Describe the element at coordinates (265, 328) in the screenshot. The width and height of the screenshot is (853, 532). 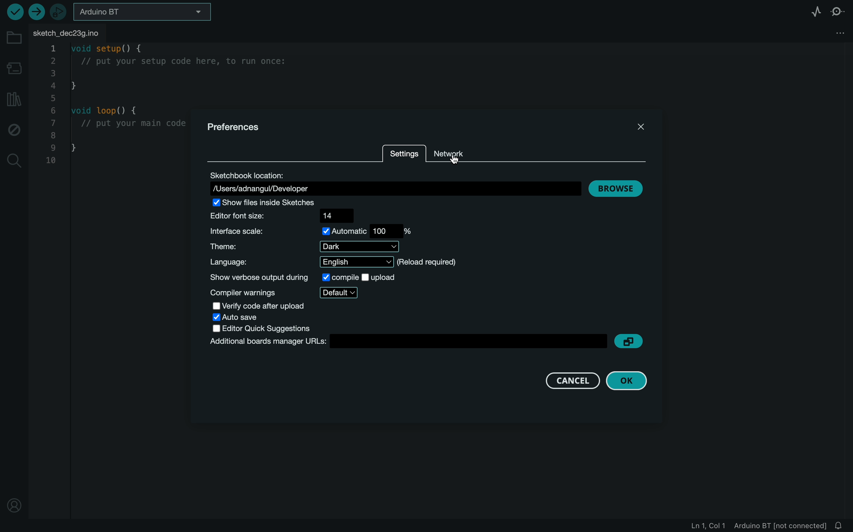
I see `editor` at that location.